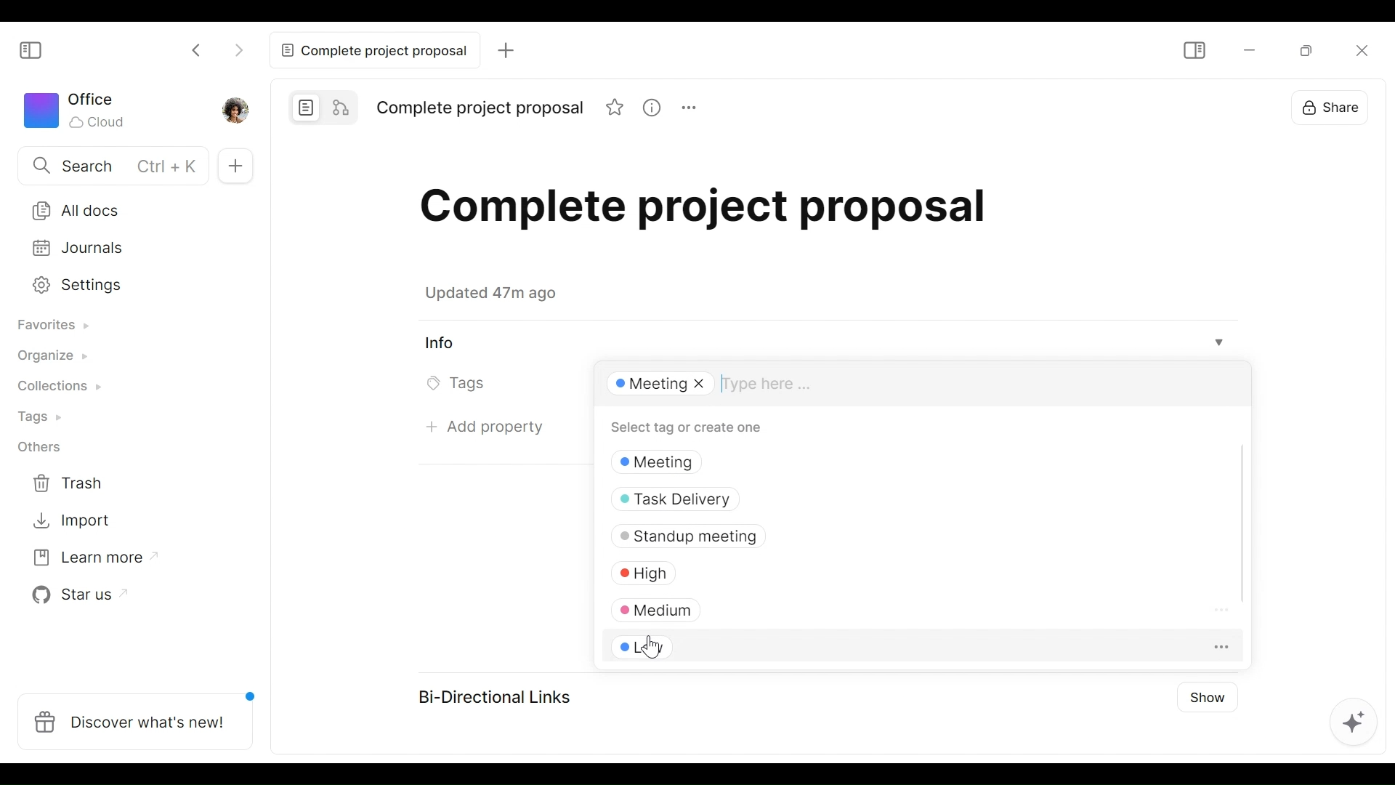  What do you see at coordinates (651, 107) in the screenshot?
I see `View Information` at bounding box center [651, 107].